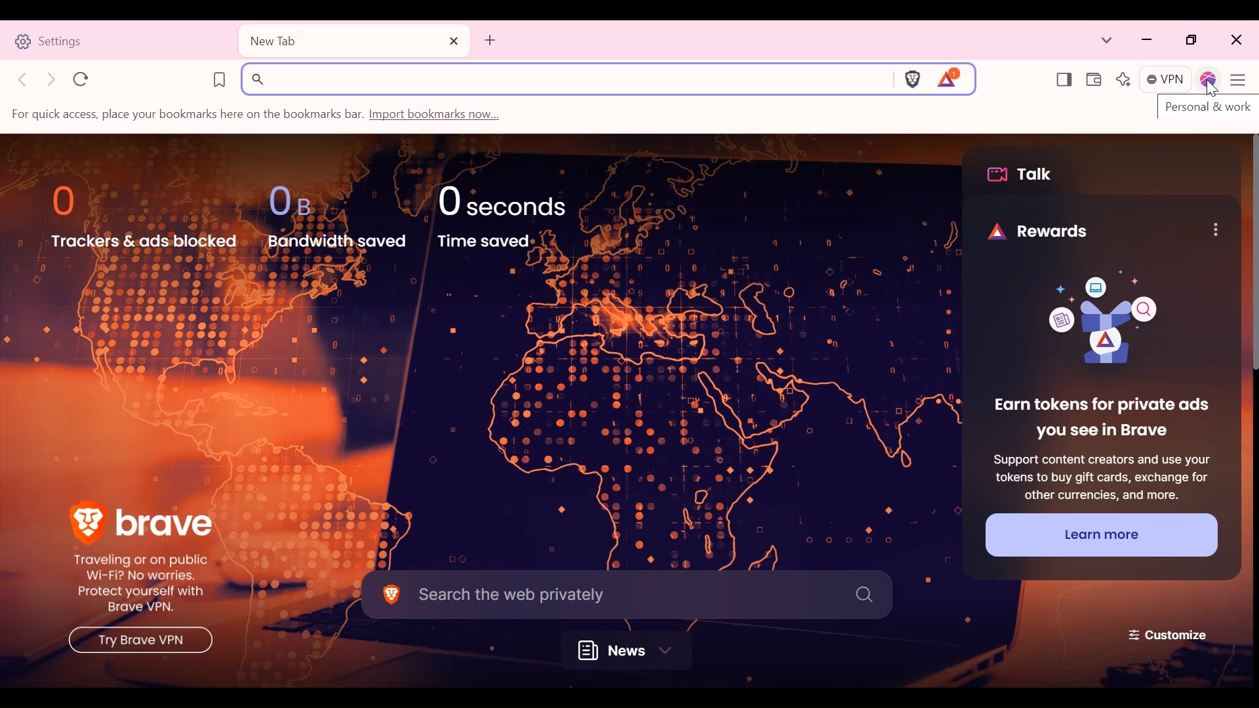 This screenshot has width=1259, height=708. What do you see at coordinates (1241, 82) in the screenshot?
I see `Customize and Control Brave` at bounding box center [1241, 82].